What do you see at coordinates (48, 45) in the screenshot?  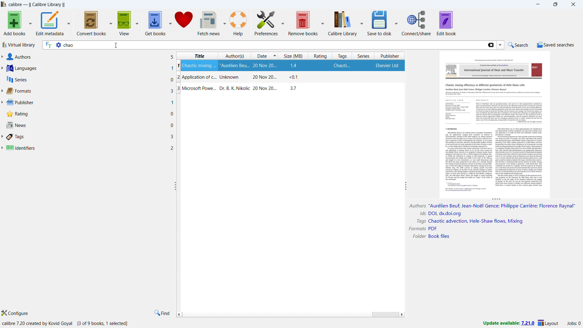 I see `search full text` at bounding box center [48, 45].